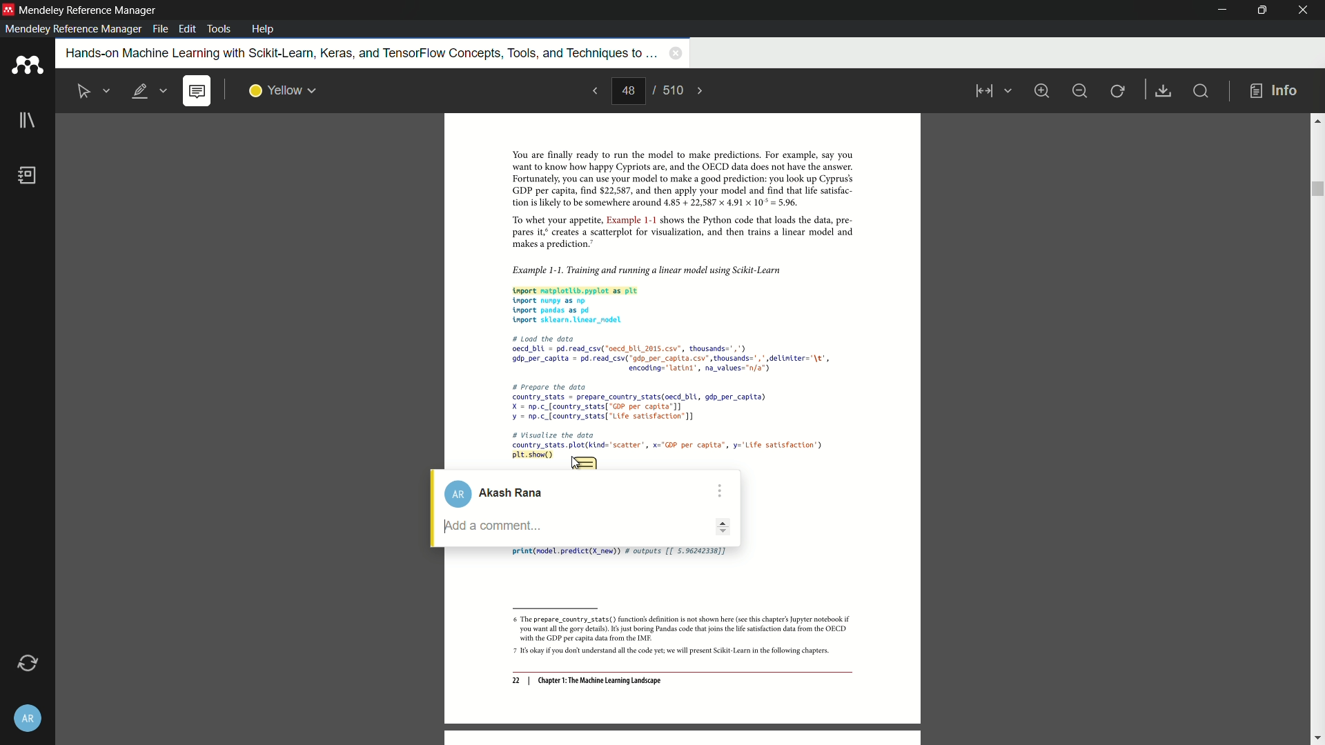 This screenshot has width=1325, height=745. I want to click on find, so click(1199, 90).